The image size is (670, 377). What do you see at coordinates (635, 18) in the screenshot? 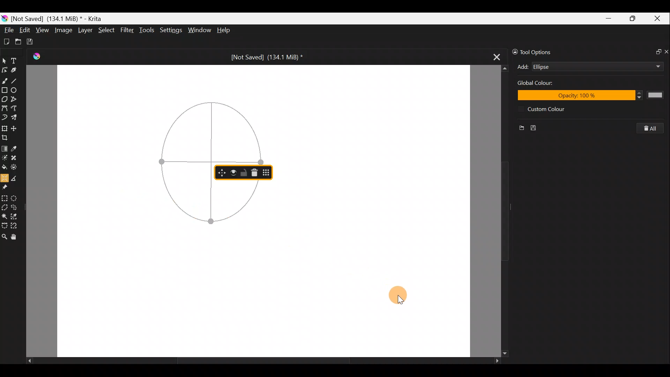
I see `Maximize` at bounding box center [635, 18].